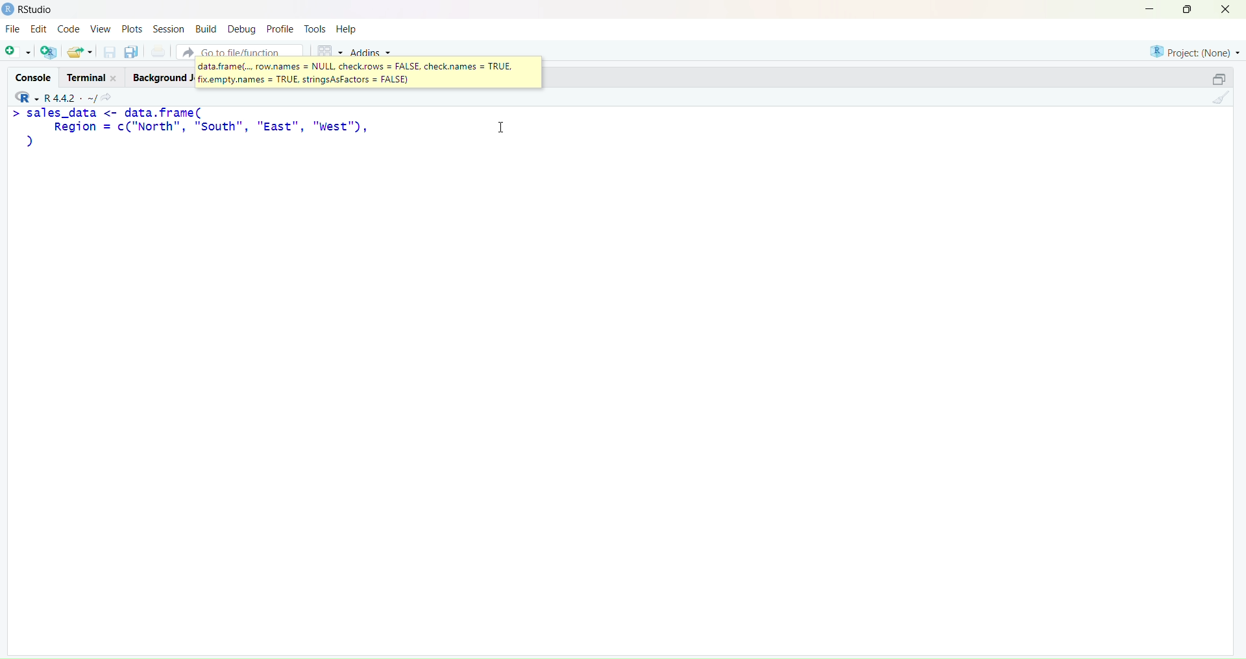 Image resolution: width=1246 pixels, height=659 pixels. I want to click on data.frame(... row.names = NULL check.rows = FALSE, check.names = TRUE.colic = THE shkinaAatons. = FALSE, so click(365, 73).